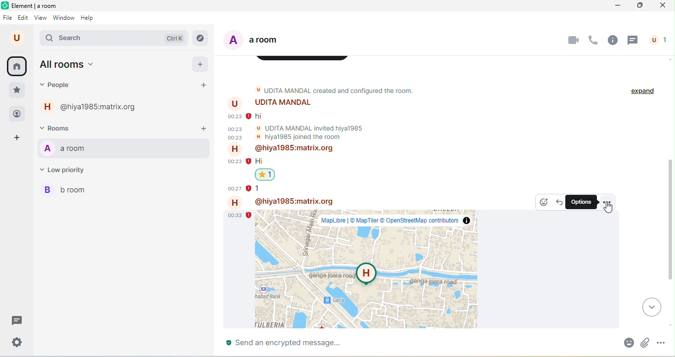 Image resolution: width=675 pixels, height=357 pixels. I want to click on hiya 1985, so click(90, 106).